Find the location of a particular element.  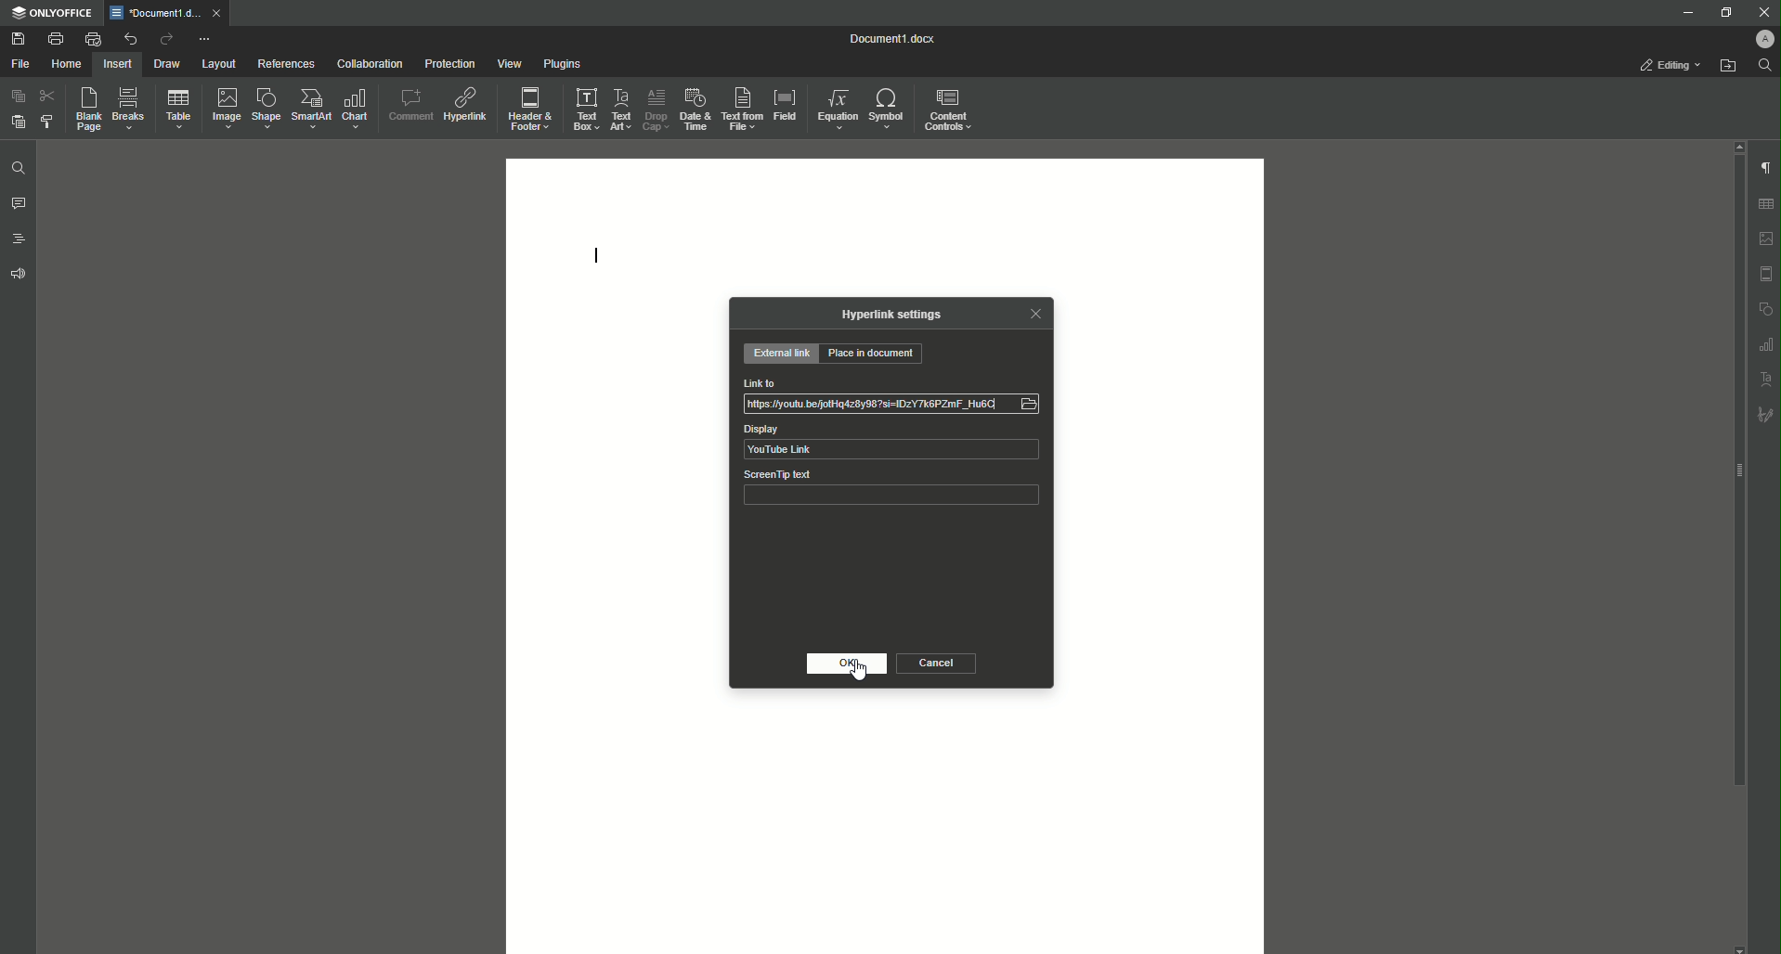

Print is located at coordinates (55, 37).